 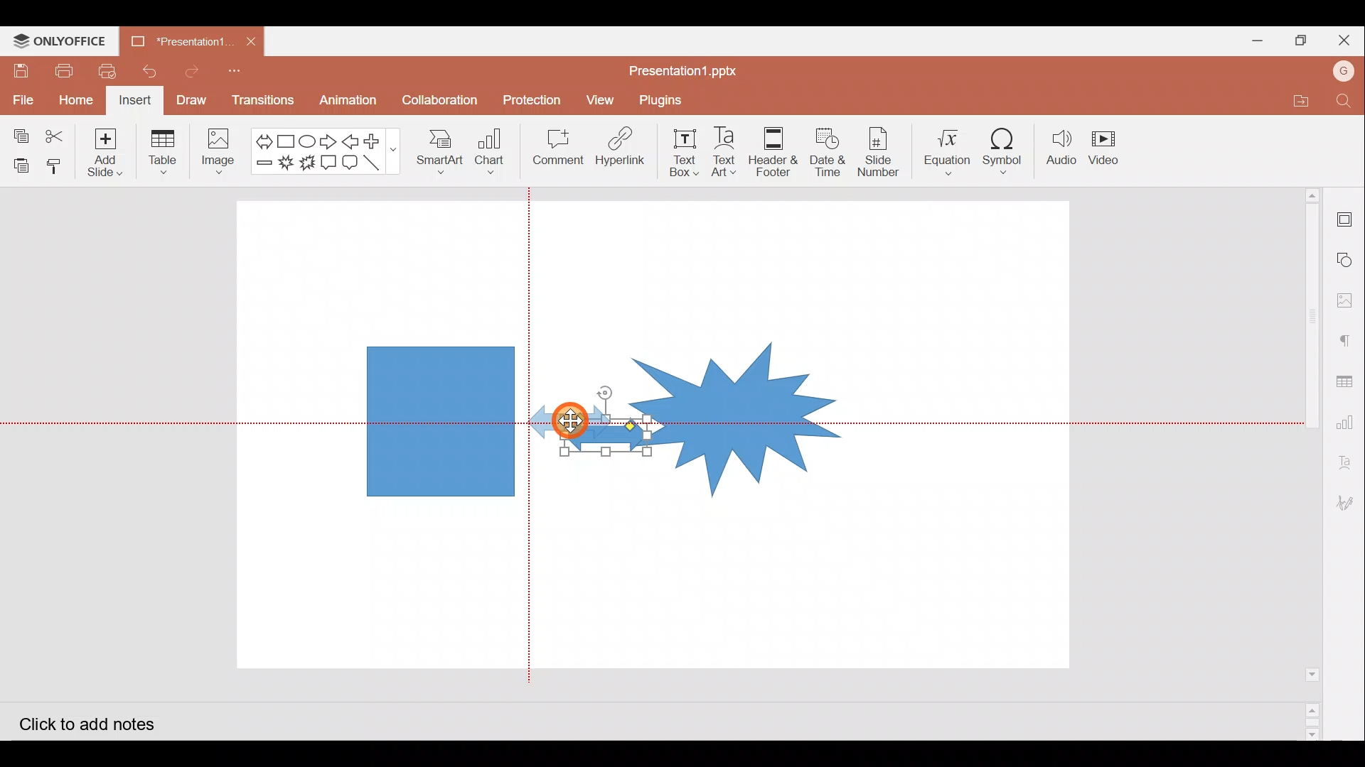 What do you see at coordinates (1063, 148) in the screenshot?
I see `Audio` at bounding box center [1063, 148].